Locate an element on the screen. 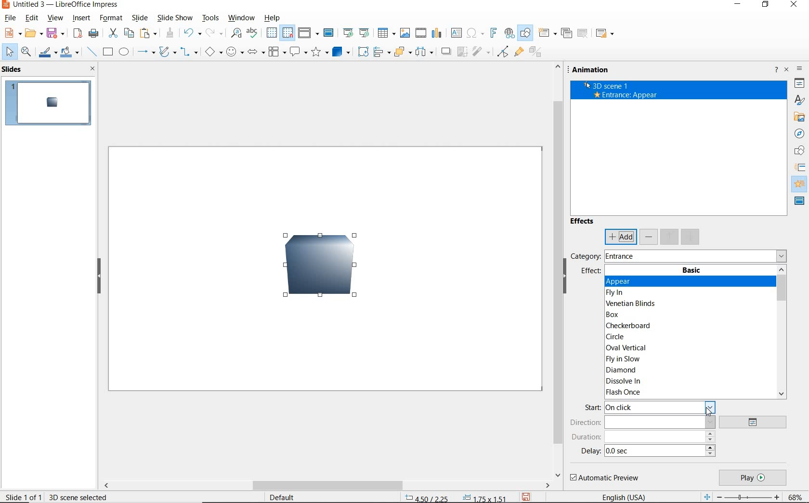 This screenshot has width=809, height=503. default is located at coordinates (281, 496).